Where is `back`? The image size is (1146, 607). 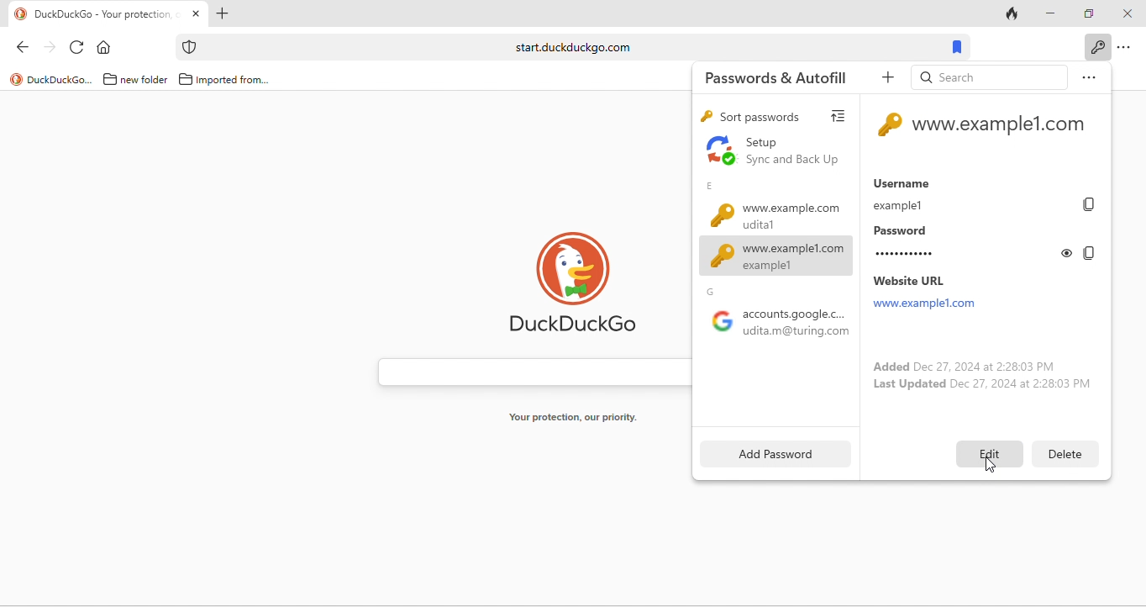 back is located at coordinates (18, 45).